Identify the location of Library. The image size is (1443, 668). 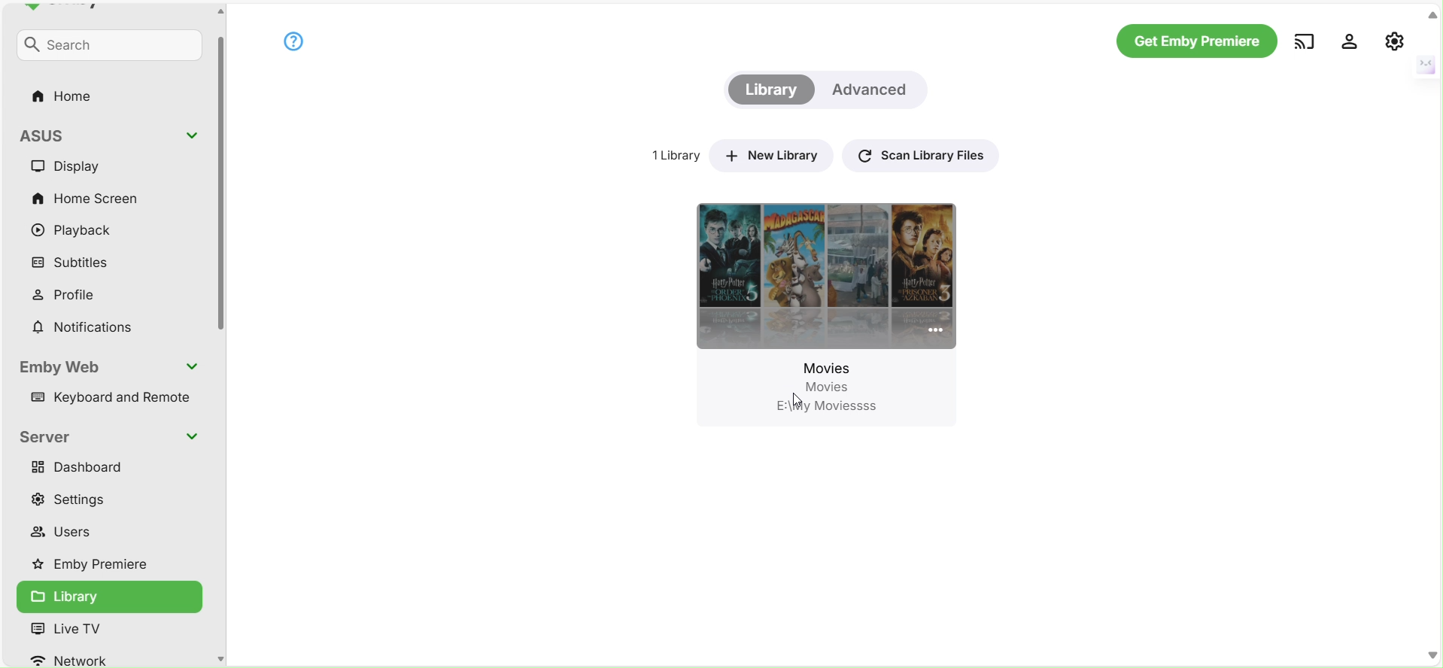
(770, 90).